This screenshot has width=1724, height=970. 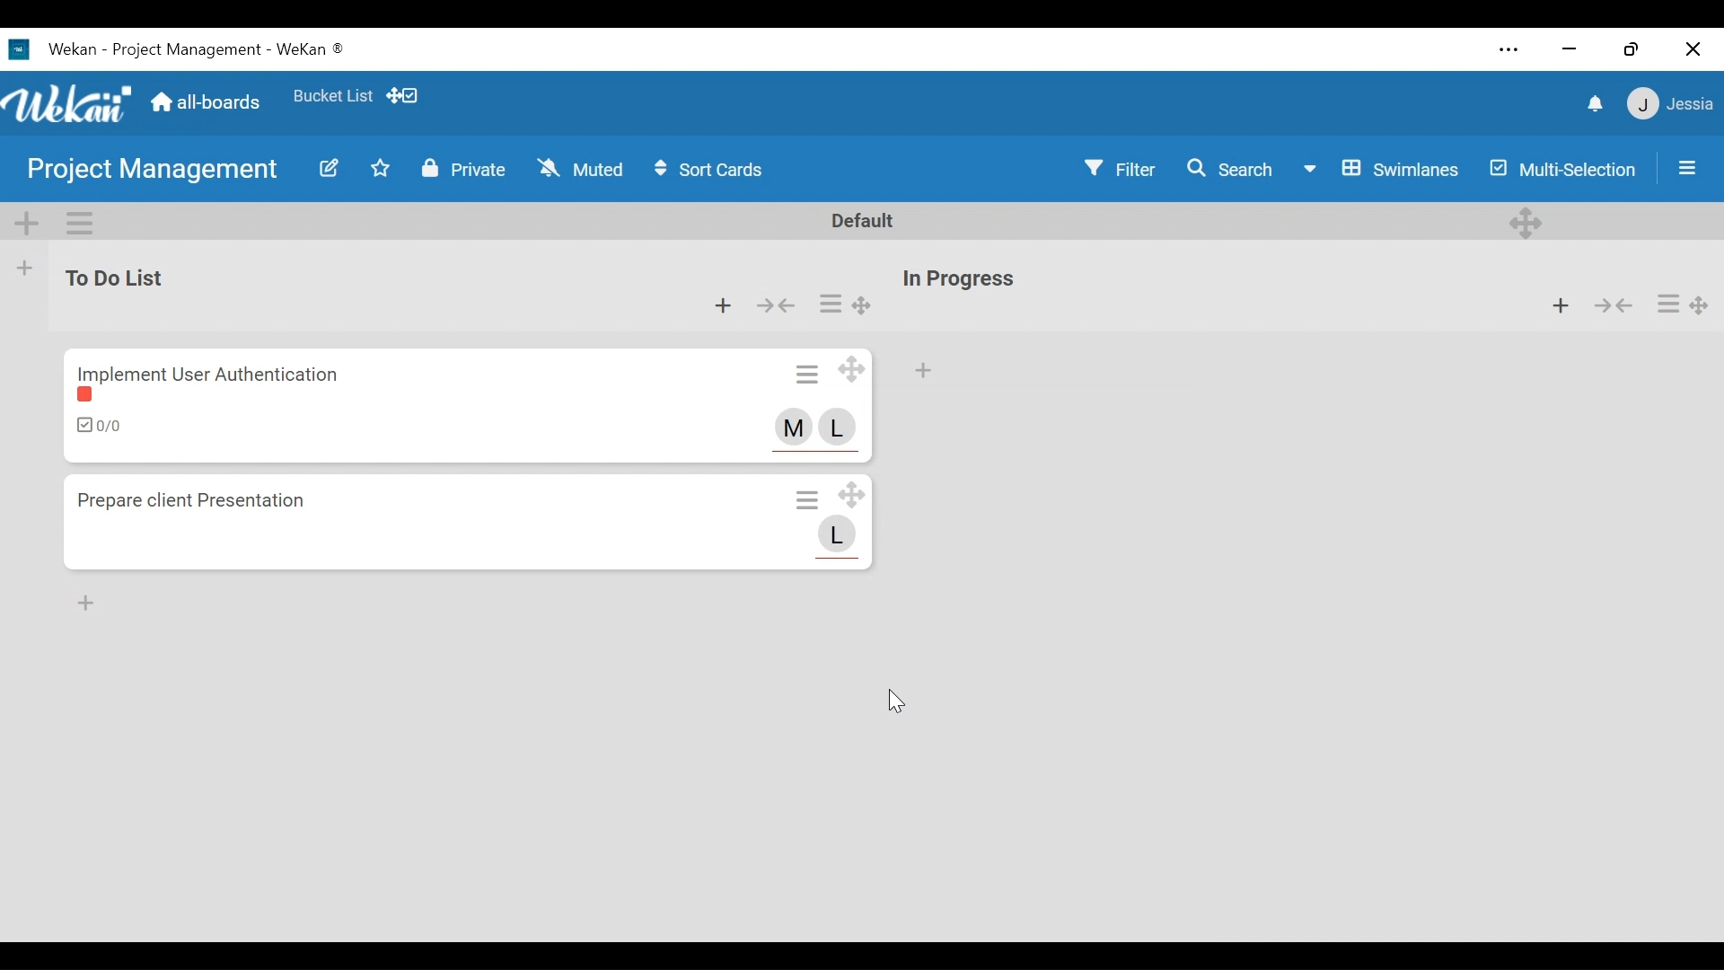 I want to click on Add Swimlane, so click(x=30, y=225).